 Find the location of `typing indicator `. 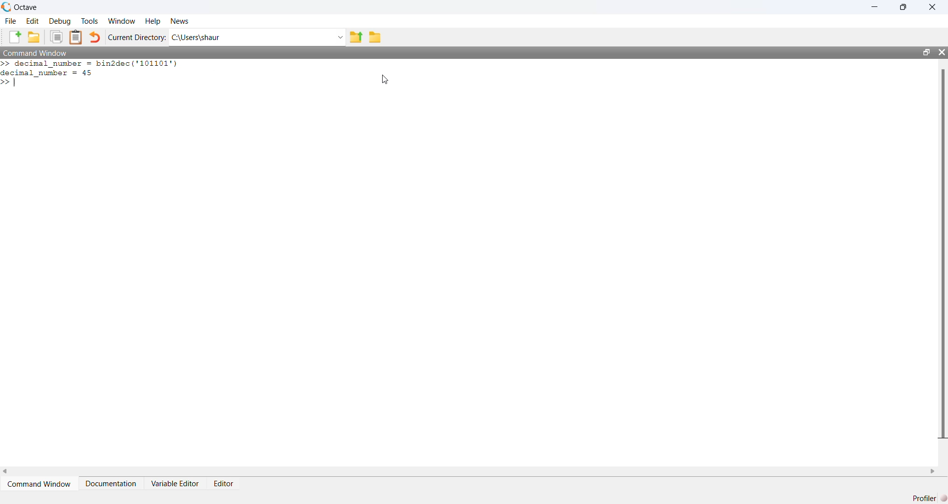

typing indicator  is located at coordinates (15, 82).